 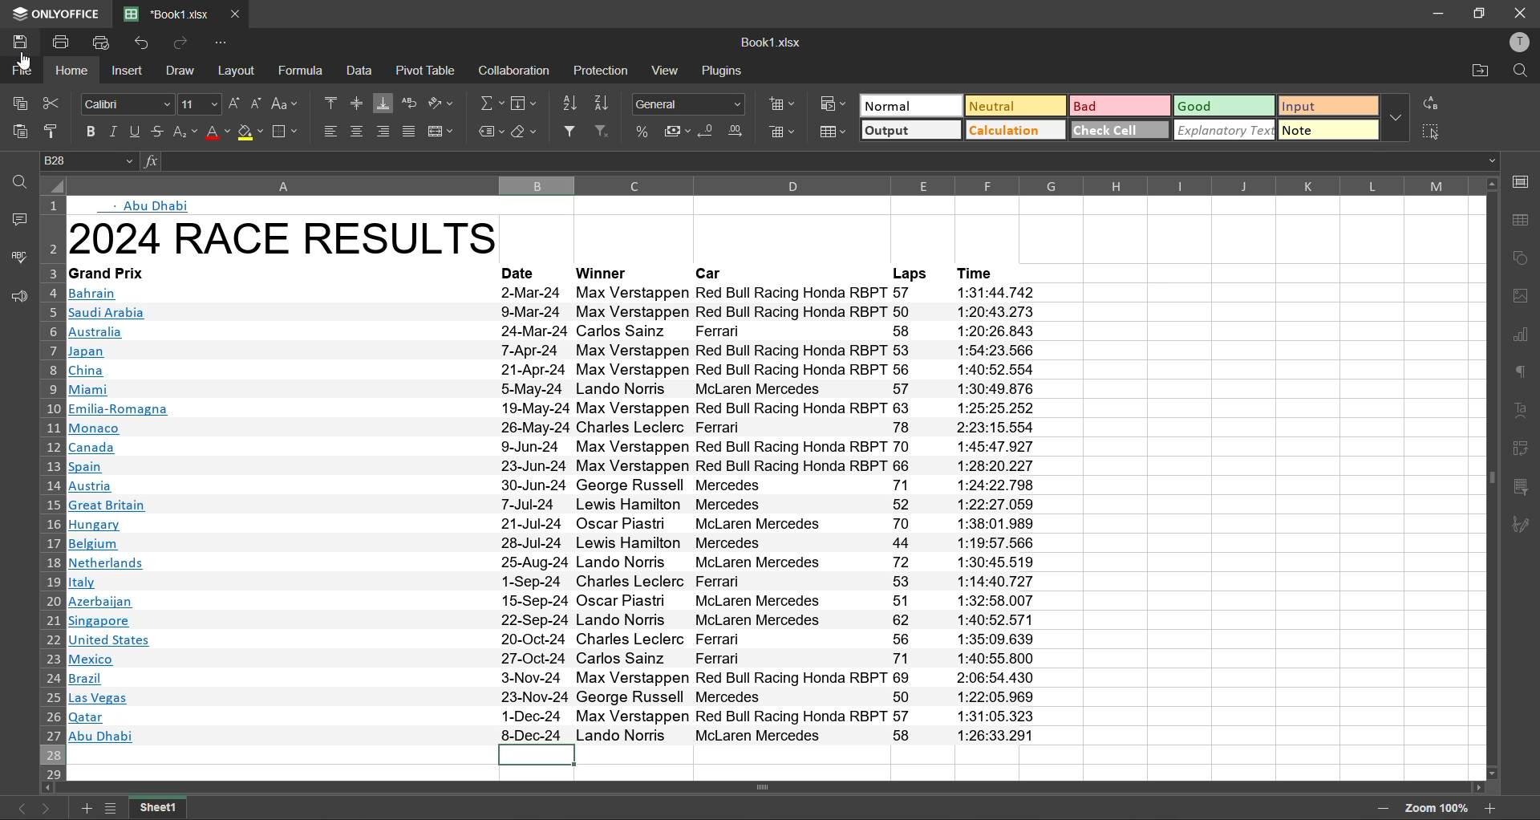 I want to click on move right, so click(x=1481, y=790).